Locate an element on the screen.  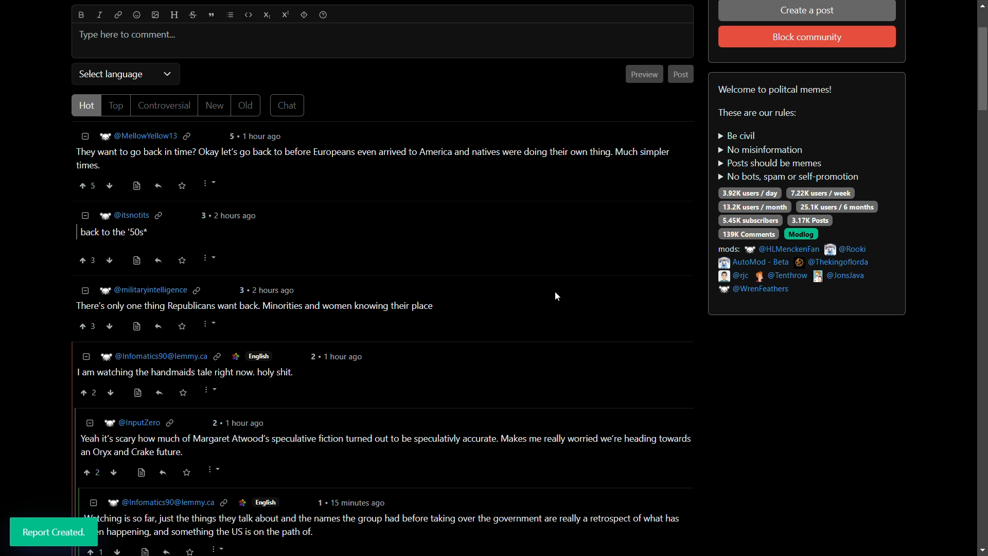
superscript is located at coordinates (285, 15).